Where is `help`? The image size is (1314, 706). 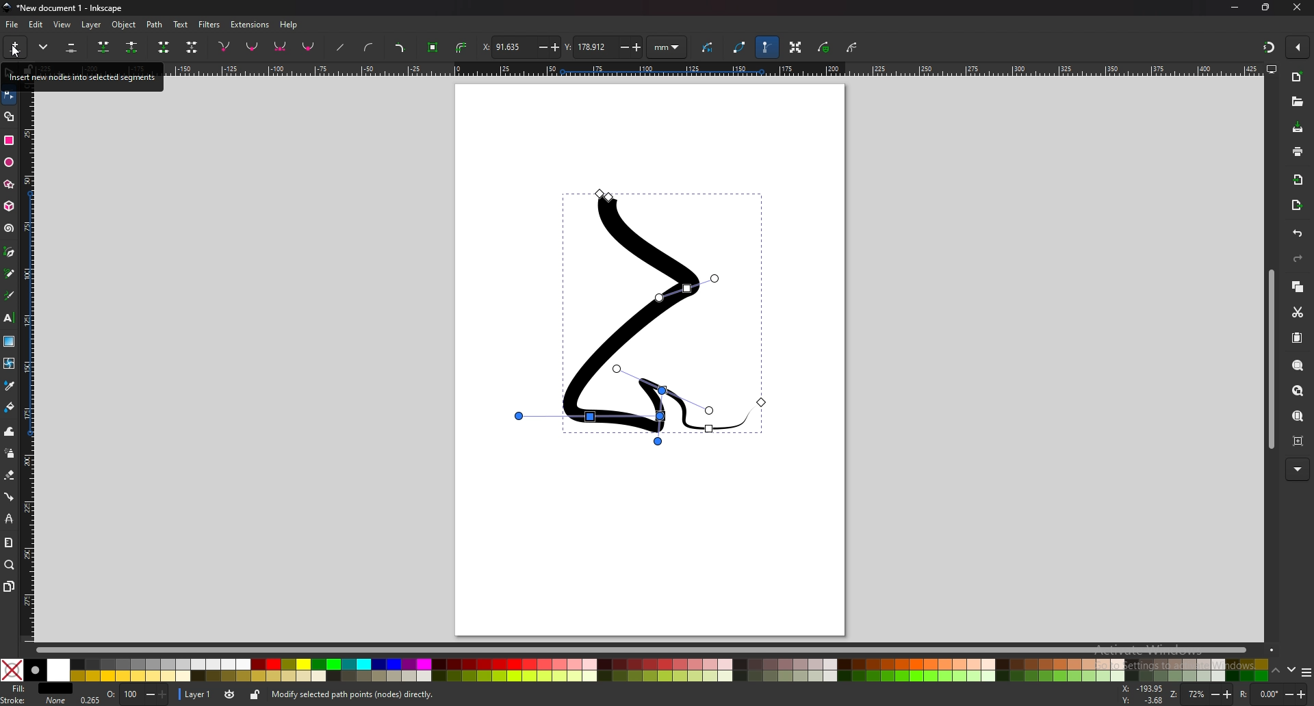 help is located at coordinates (292, 24).